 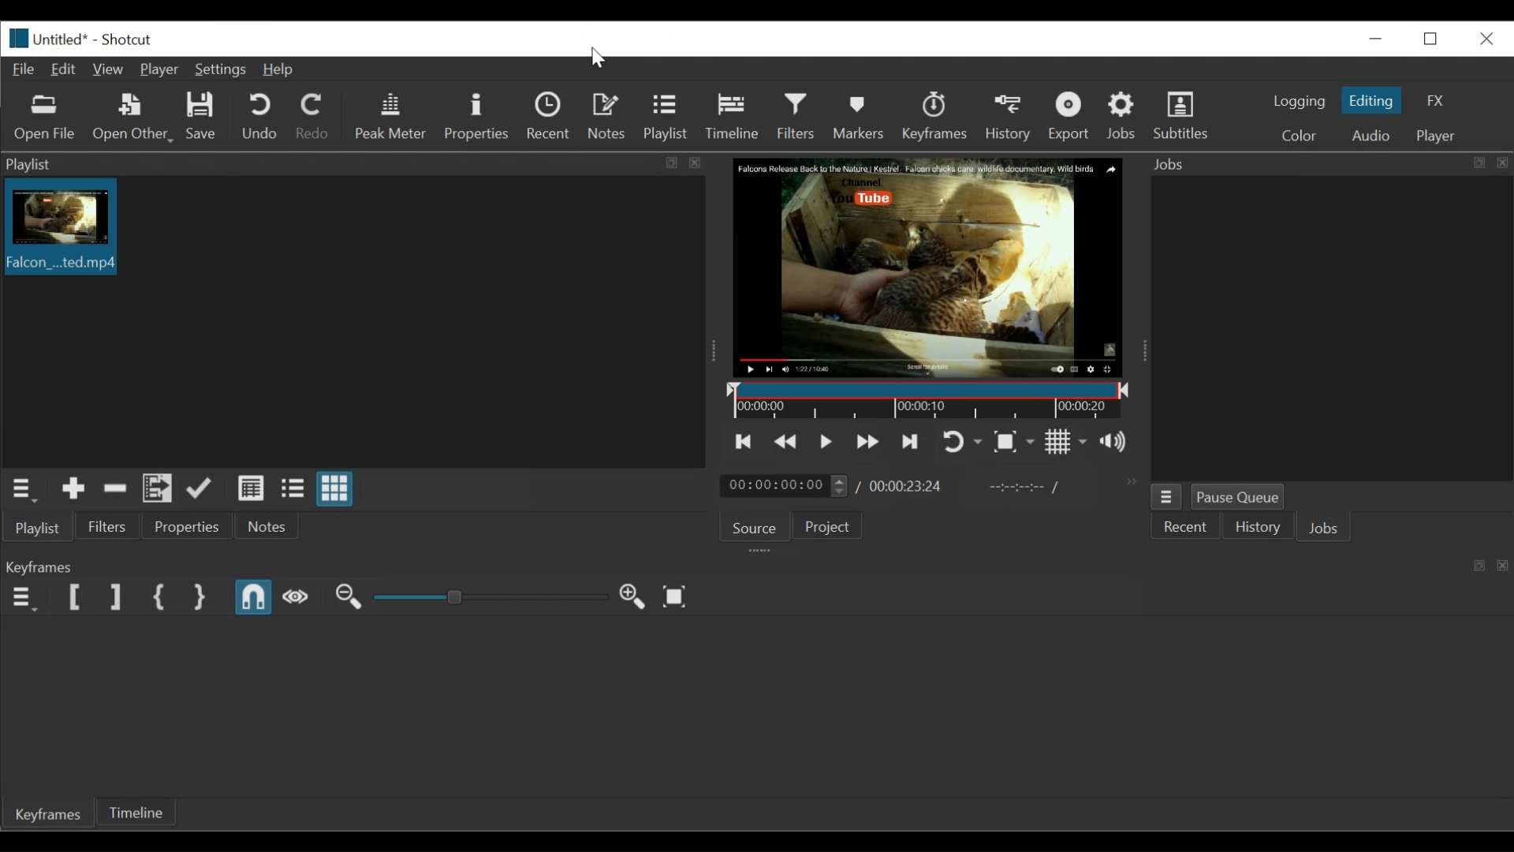 I want to click on Settings, so click(x=219, y=70).